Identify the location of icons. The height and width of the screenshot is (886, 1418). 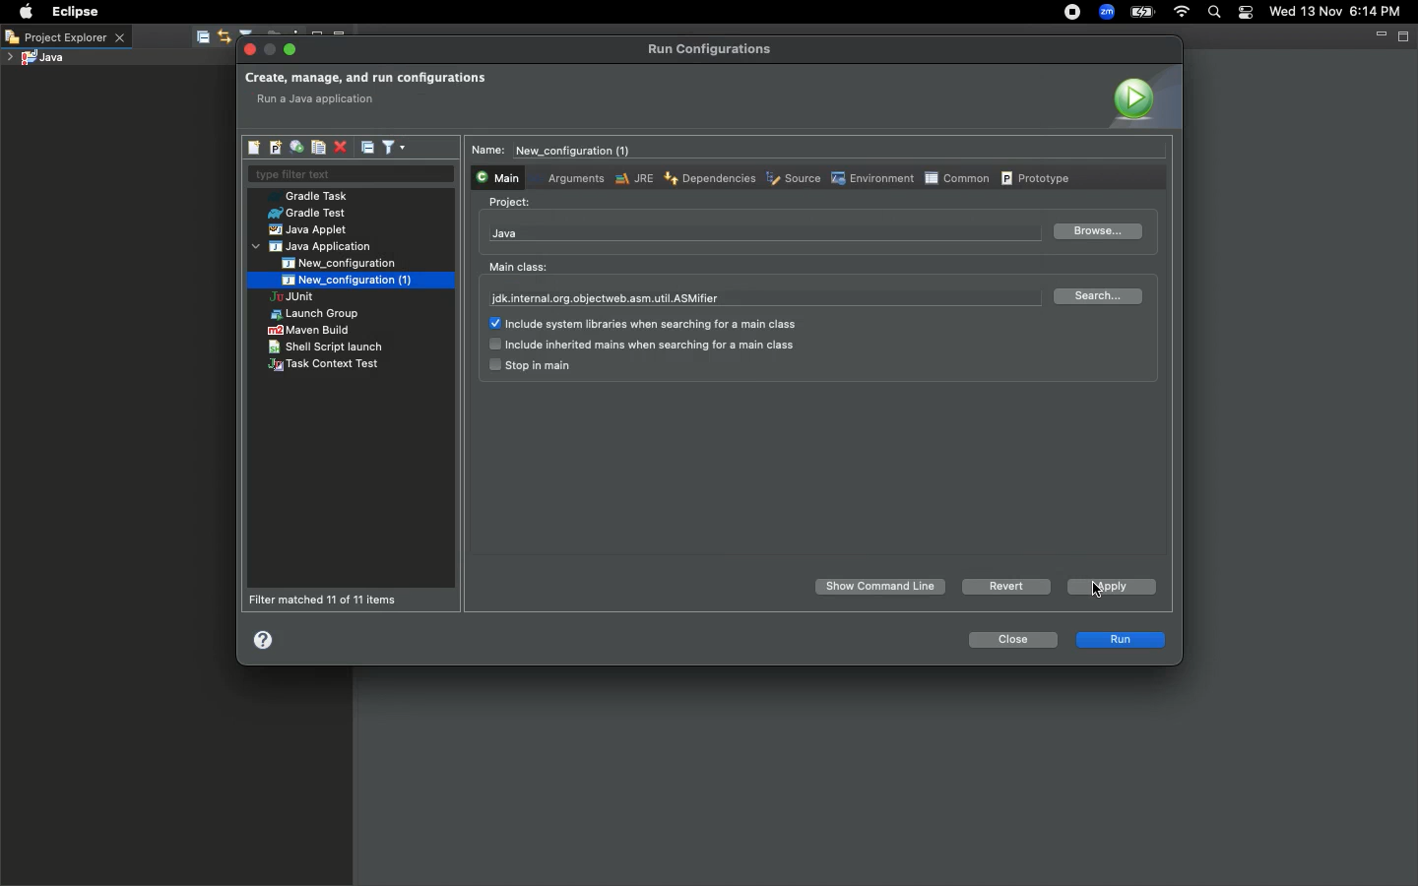
(242, 32).